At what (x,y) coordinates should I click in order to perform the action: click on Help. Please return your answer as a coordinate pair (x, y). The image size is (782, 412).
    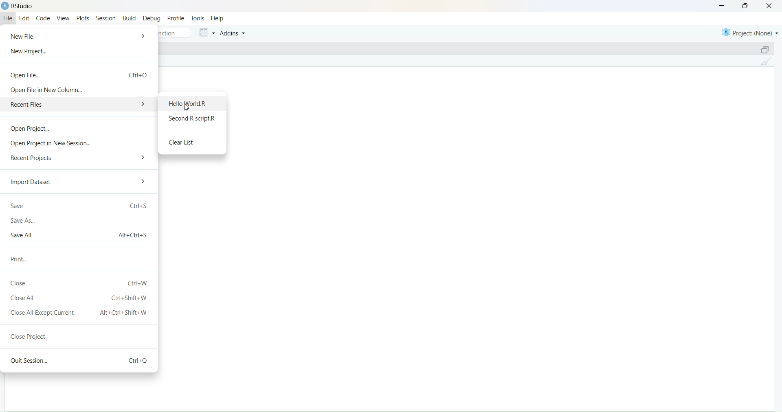
    Looking at the image, I should click on (217, 19).